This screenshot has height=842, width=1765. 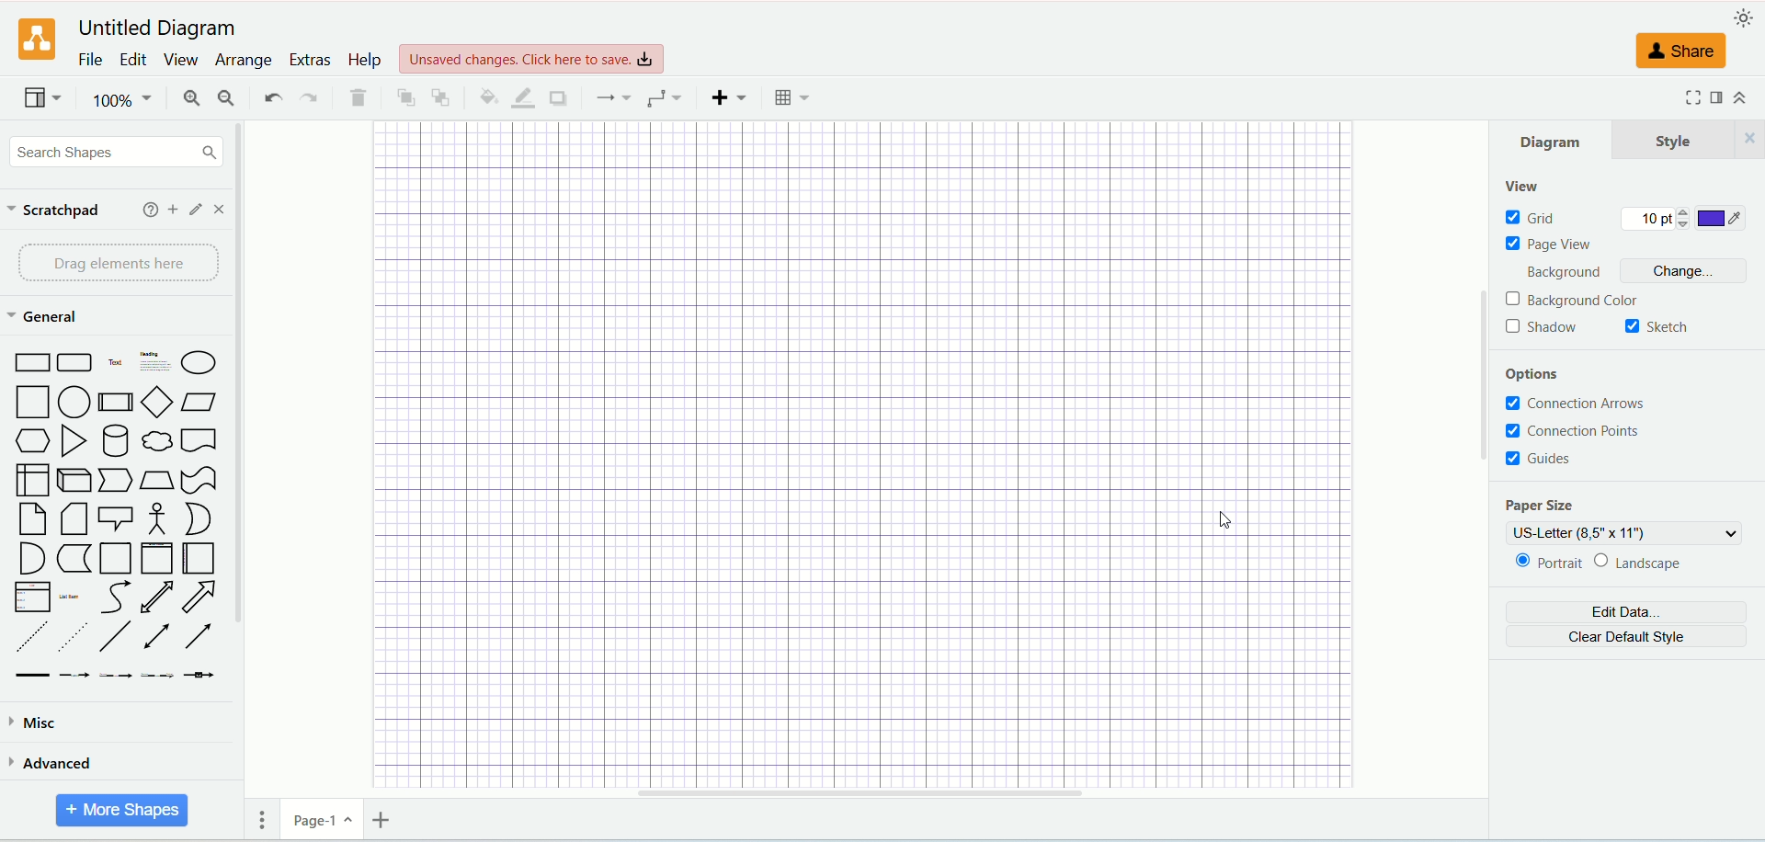 What do you see at coordinates (34, 597) in the screenshot?
I see `Item List` at bounding box center [34, 597].